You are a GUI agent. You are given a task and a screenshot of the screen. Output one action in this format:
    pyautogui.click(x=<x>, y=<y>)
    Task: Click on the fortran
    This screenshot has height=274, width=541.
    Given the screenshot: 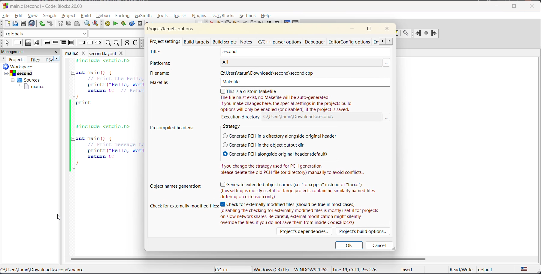 What is the action you would take?
    pyautogui.click(x=123, y=15)
    